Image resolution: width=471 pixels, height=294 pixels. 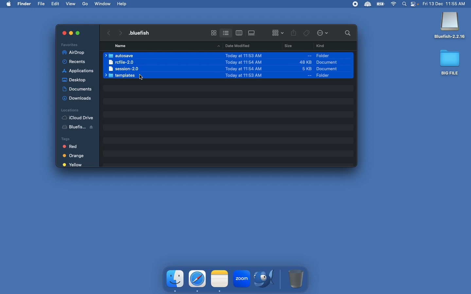 What do you see at coordinates (122, 68) in the screenshot?
I see `session-2.0` at bounding box center [122, 68].